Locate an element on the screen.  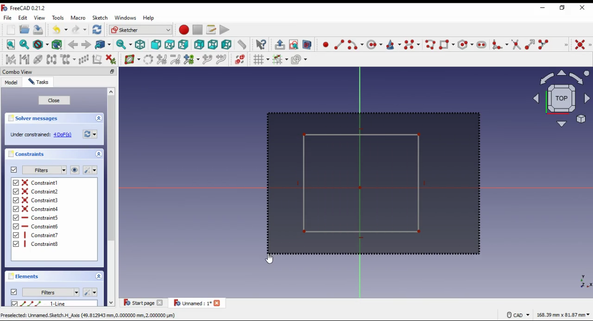
  1-line is located at coordinates (60, 303).